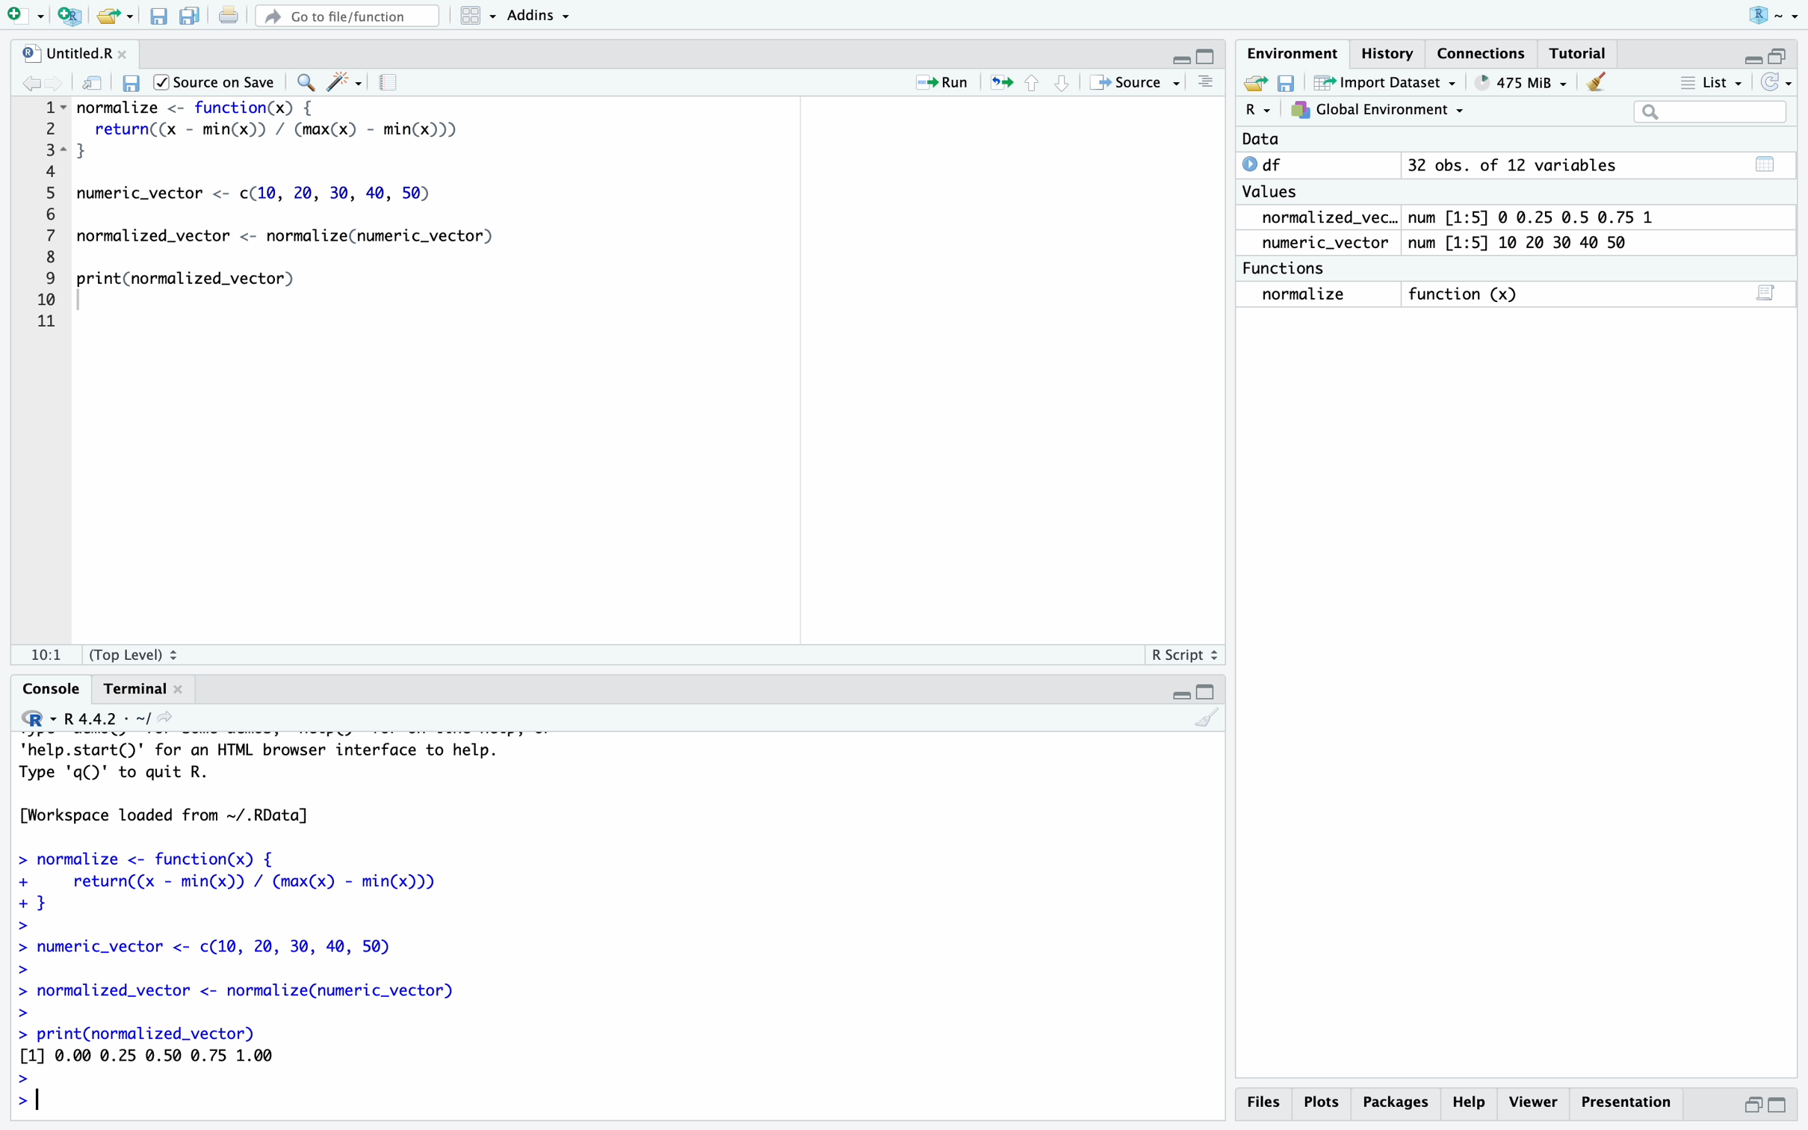 The height and width of the screenshot is (1130, 1808). Describe the element at coordinates (1384, 82) in the screenshot. I see `Import Dataset` at that location.